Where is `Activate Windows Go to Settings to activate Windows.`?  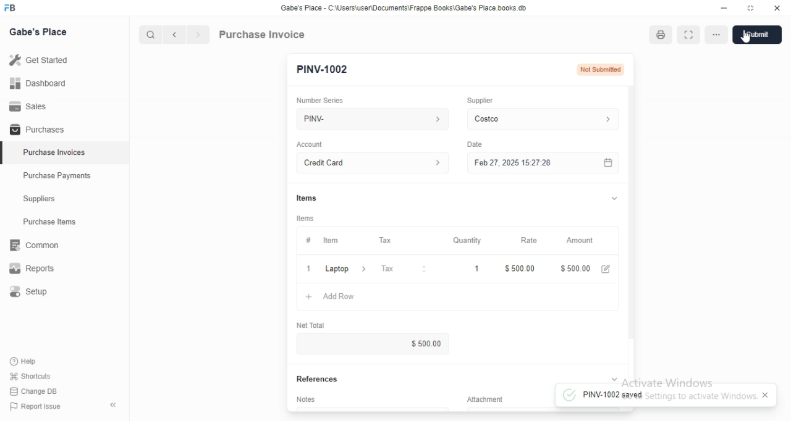 Activate Windows Go to Settings to activate Windows. is located at coordinates (690, 379).